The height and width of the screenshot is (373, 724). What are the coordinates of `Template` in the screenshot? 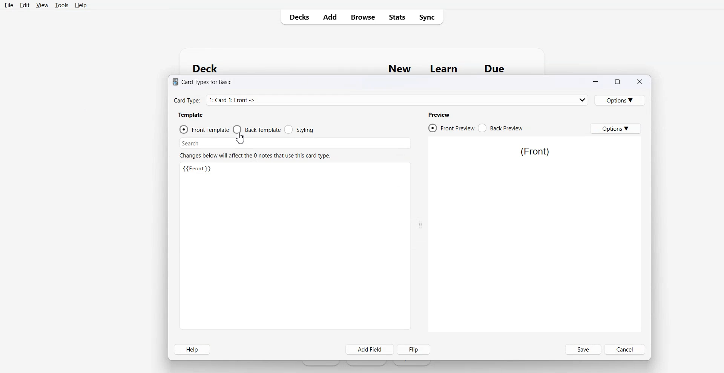 It's located at (191, 115).